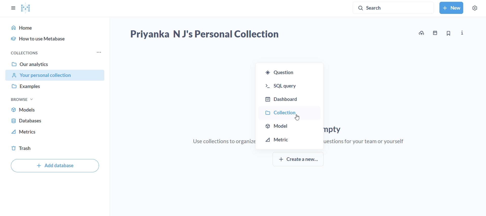 This screenshot has height=216, width=486. What do you see at coordinates (296, 117) in the screenshot?
I see `cursor` at bounding box center [296, 117].